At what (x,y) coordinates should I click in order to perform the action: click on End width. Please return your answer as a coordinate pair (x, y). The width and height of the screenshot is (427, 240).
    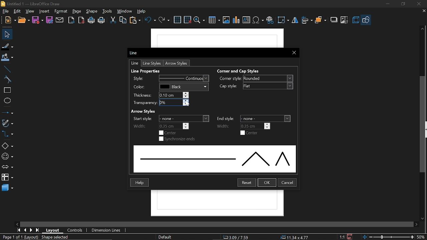
    Looking at the image, I should click on (243, 126).